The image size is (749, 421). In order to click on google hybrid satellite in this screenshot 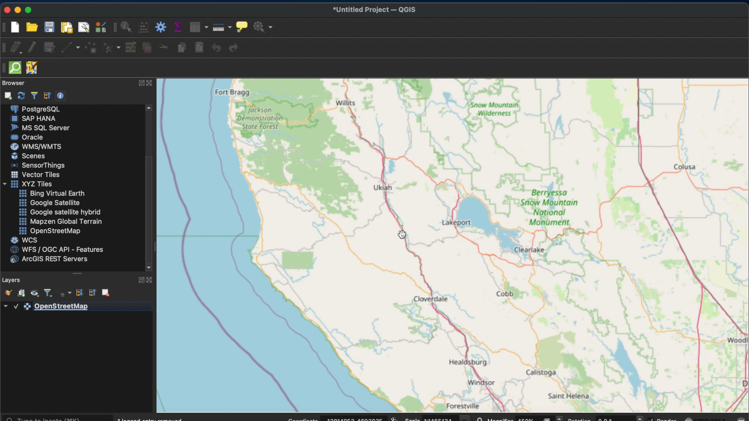, I will do `click(60, 212)`.